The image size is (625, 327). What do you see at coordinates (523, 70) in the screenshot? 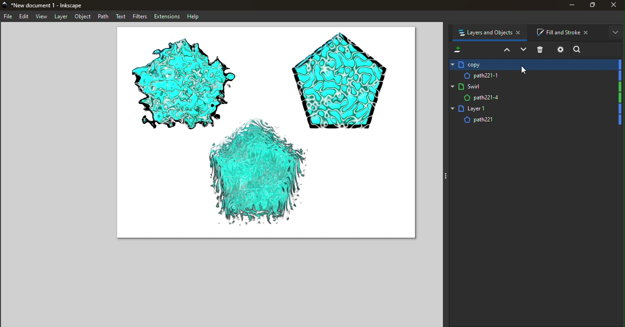
I see `cursor` at bounding box center [523, 70].